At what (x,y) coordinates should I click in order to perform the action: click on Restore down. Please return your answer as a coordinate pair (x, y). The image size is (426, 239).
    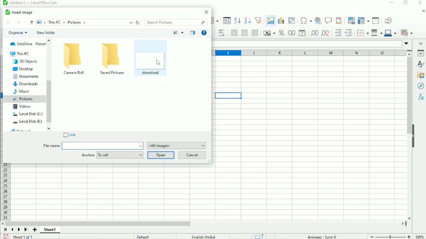
    Looking at the image, I should click on (405, 3).